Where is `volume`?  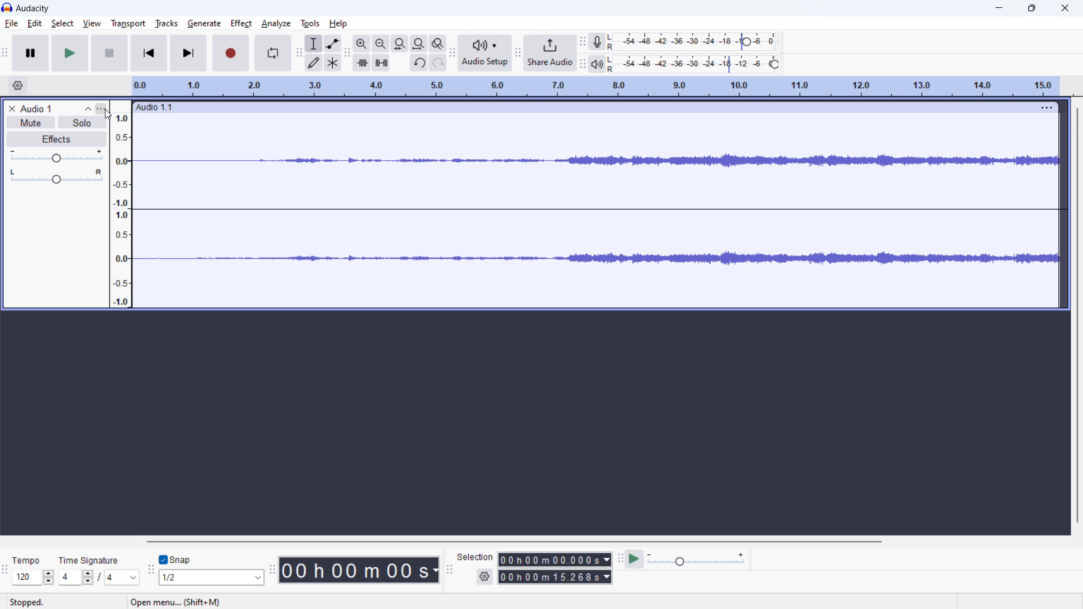
volume is located at coordinates (56, 156).